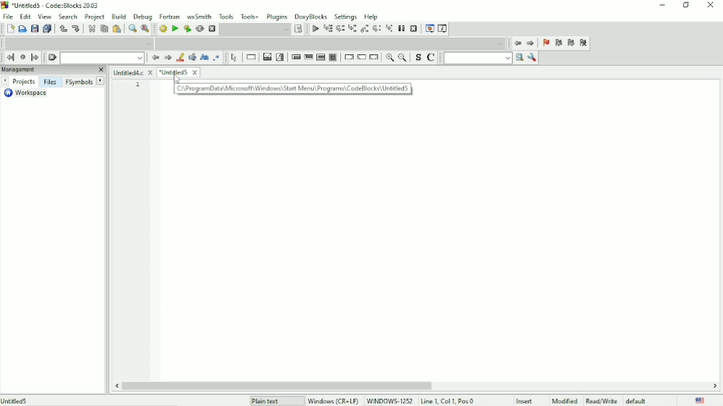 This screenshot has height=406, width=723. What do you see at coordinates (193, 57) in the screenshot?
I see `Selected text` at bounding box center [193, 57].